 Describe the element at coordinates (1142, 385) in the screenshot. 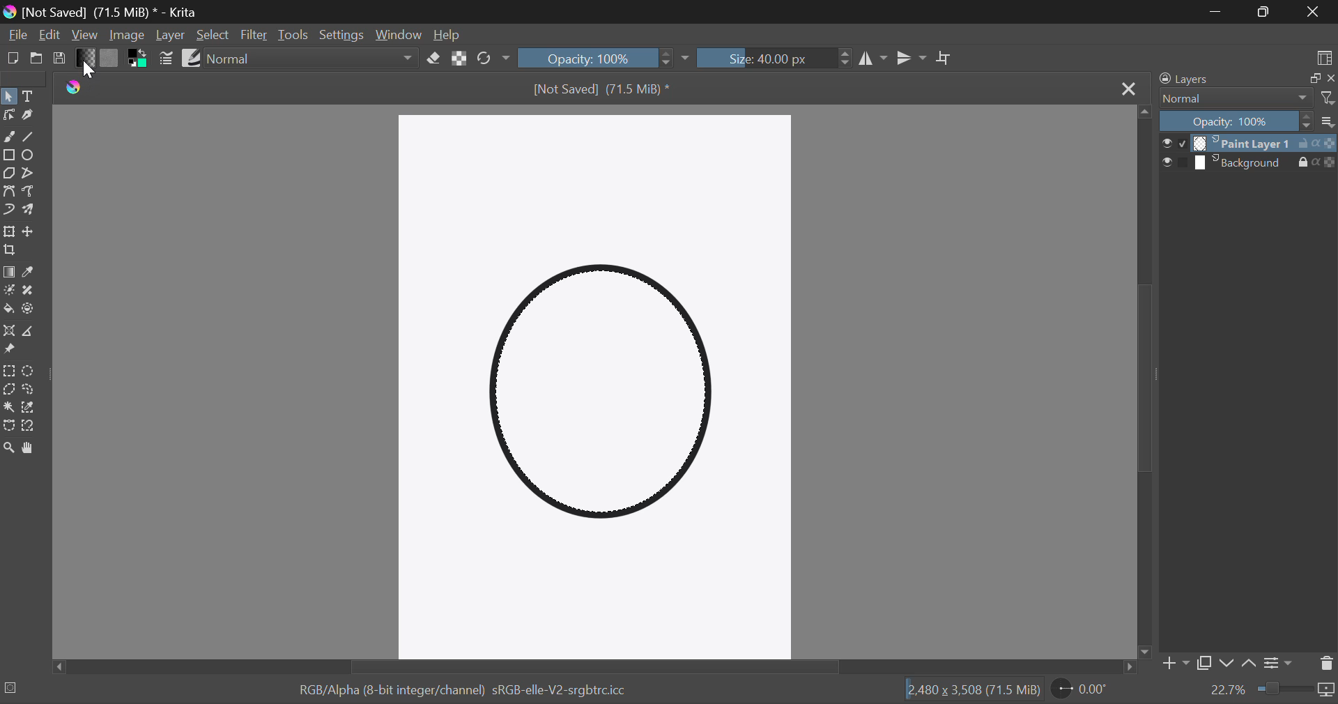

I see `Scroll Bar` at that location.